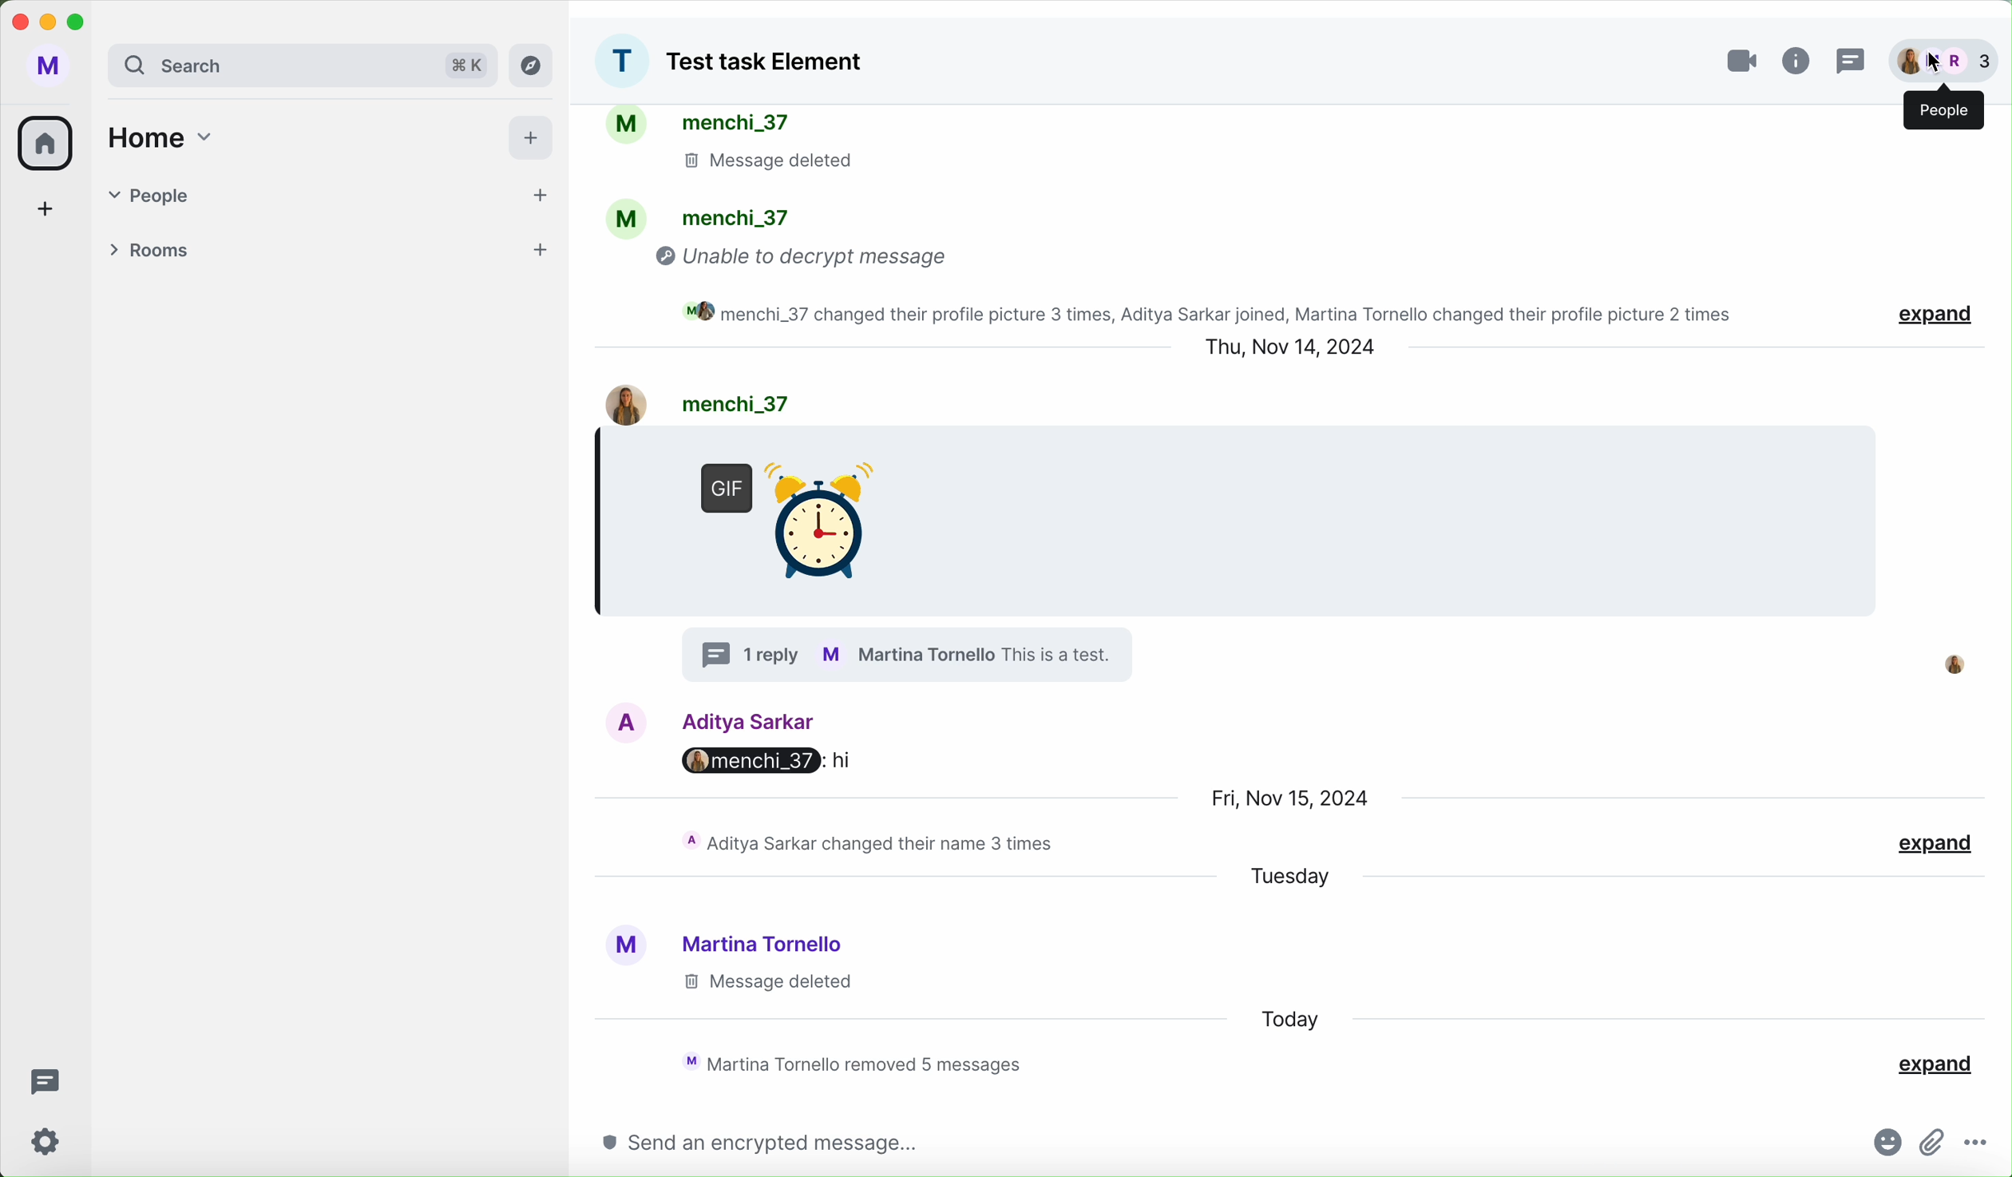 The width and height of the screenshot is (2012, 1177). I want to click on attach file, so click(1933, 1143).